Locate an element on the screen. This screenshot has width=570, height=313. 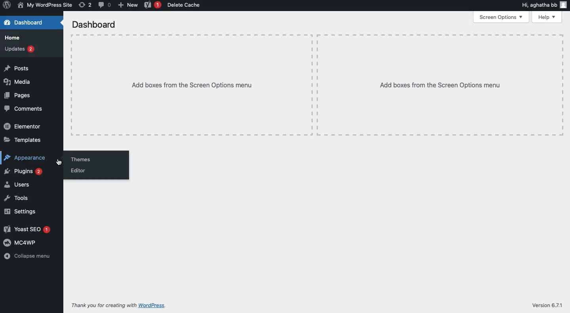
Users is located at coordinates (17, 185).